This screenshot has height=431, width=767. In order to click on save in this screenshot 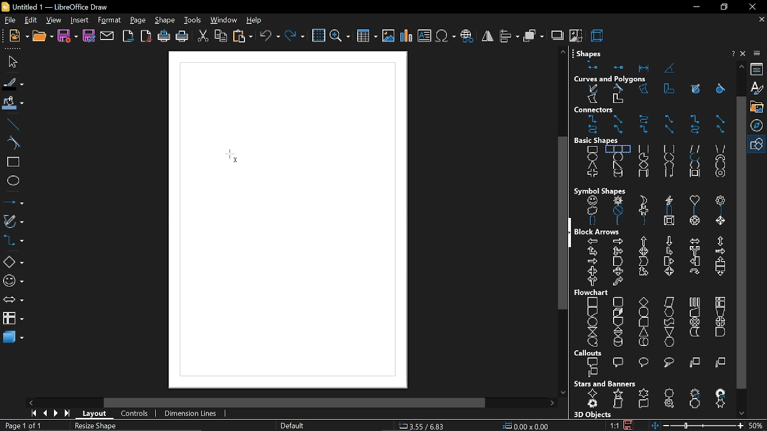, I will do `click(628, 424)`.